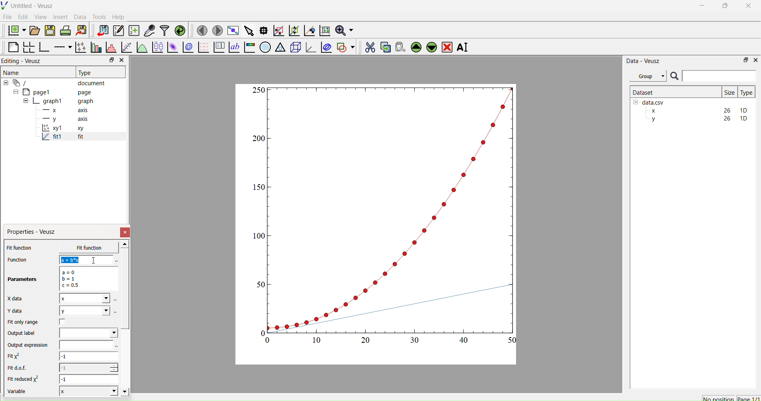 This screenshot has width=761, height=401. Describe the element at coordinates (650, 101) in the screenshot. I see `data.csv` at that location.